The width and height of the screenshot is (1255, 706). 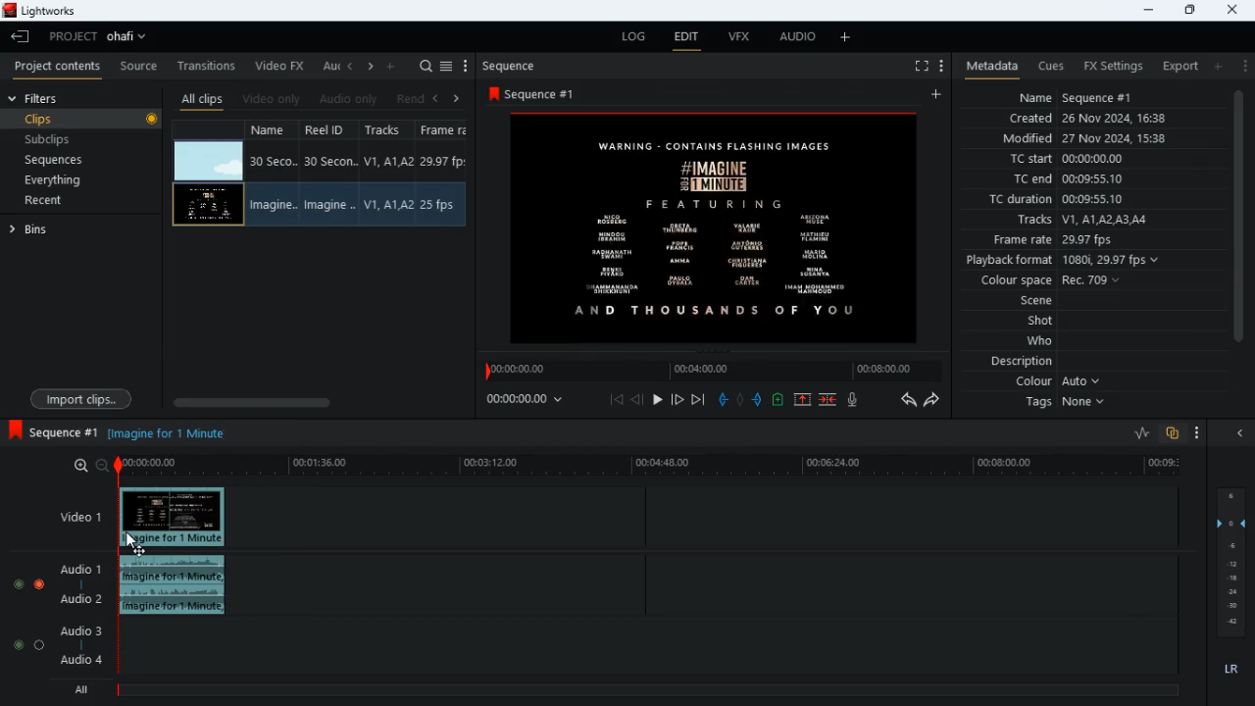 What do you see at coordinates (76, 517) in the screenshot?
I see `video 1` at bounding box center [76, 517].